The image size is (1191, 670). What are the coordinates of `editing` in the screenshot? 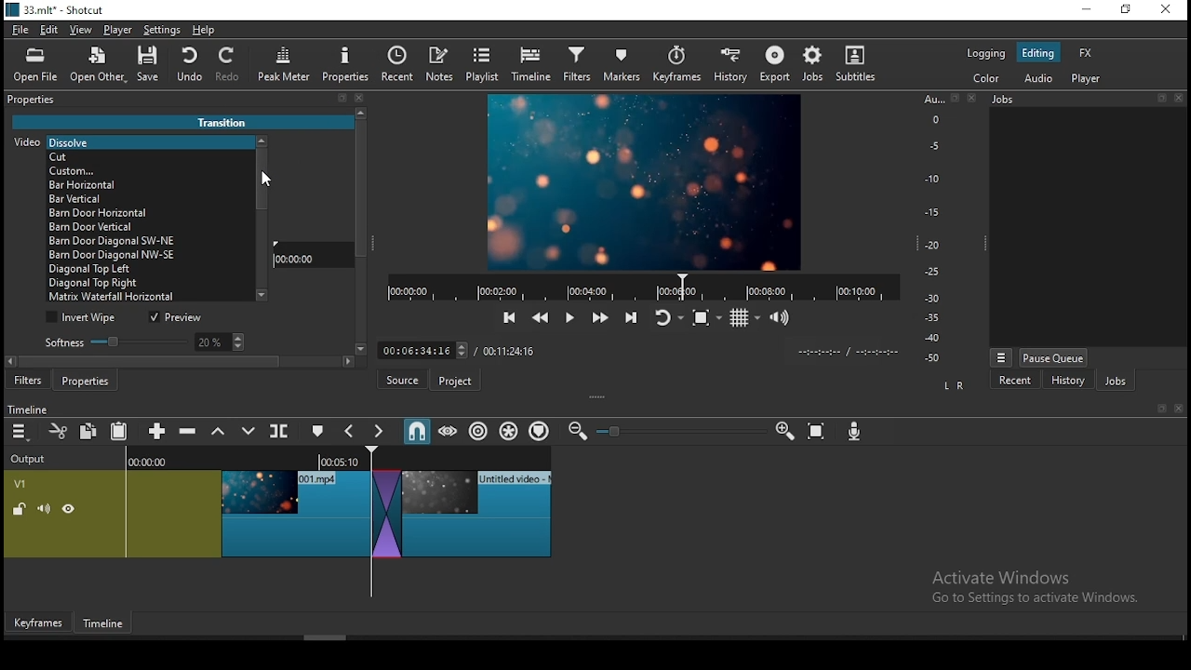 It's located at (1038, 54).